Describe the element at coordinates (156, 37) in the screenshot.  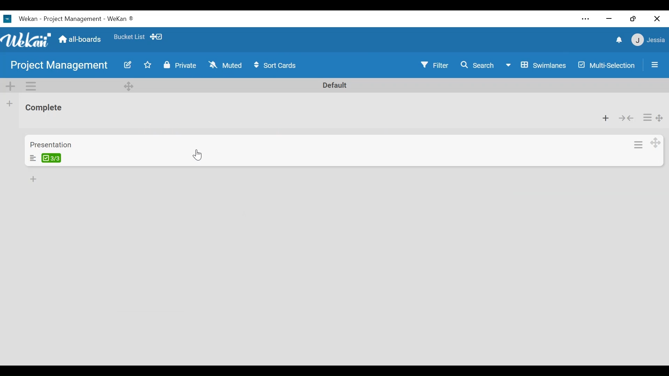
I see `Show/Hide desktop drag handle` at that location.